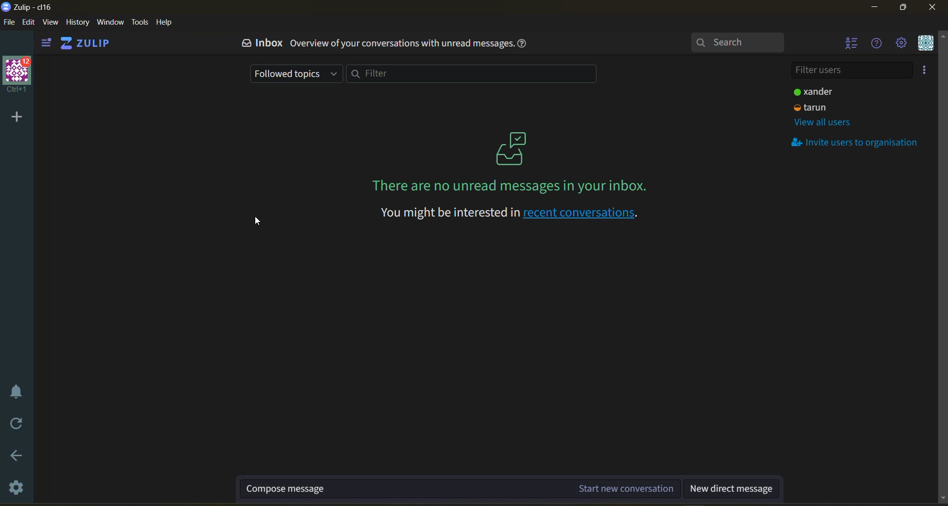 Image resolution: width=948 pixels, height=506 pixels. I want to click on window, so click(110, 23).